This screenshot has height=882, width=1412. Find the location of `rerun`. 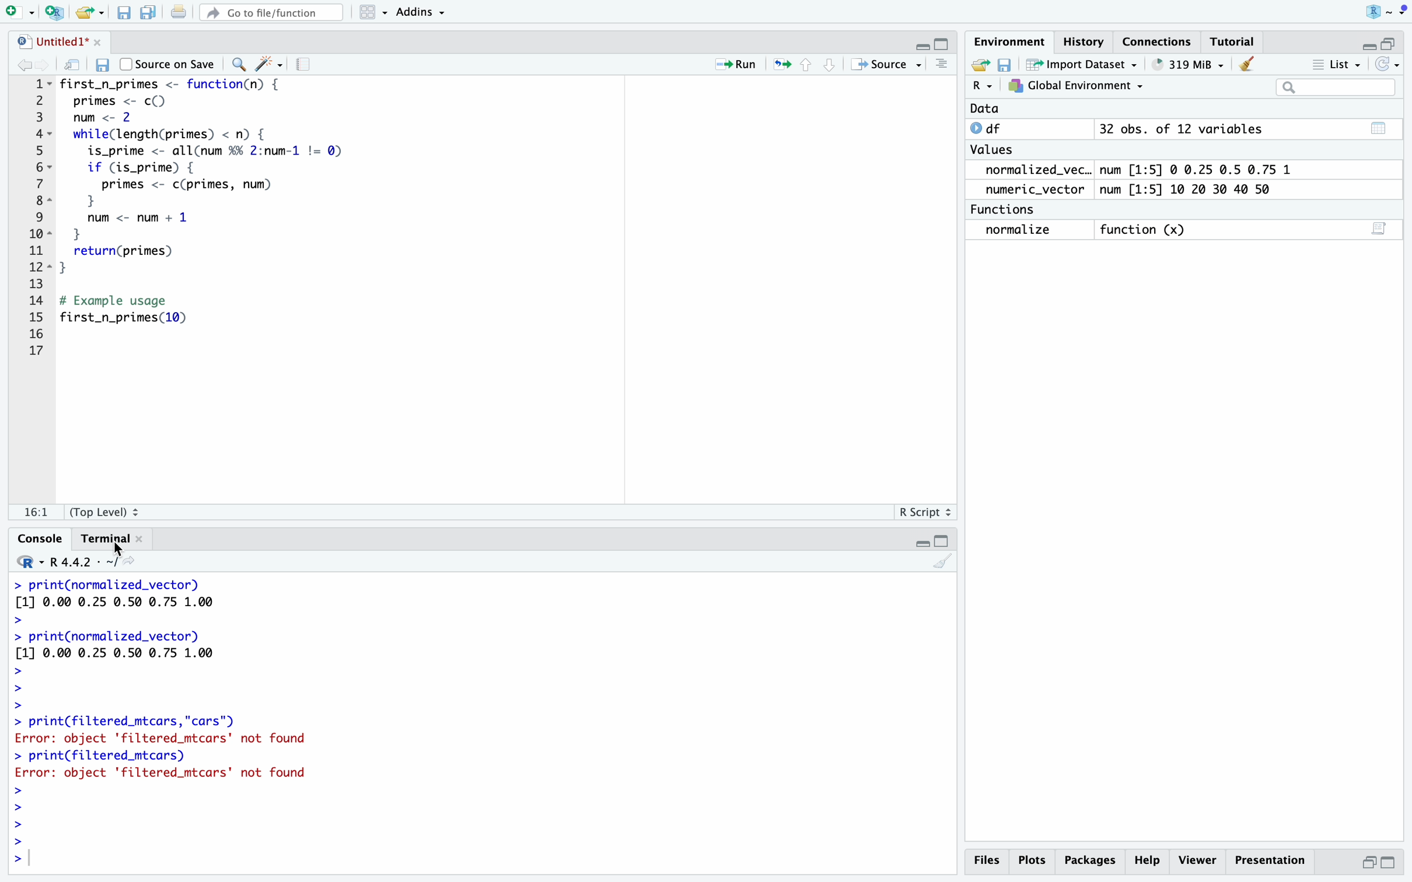

rerun is located at coordinates (783, 65).